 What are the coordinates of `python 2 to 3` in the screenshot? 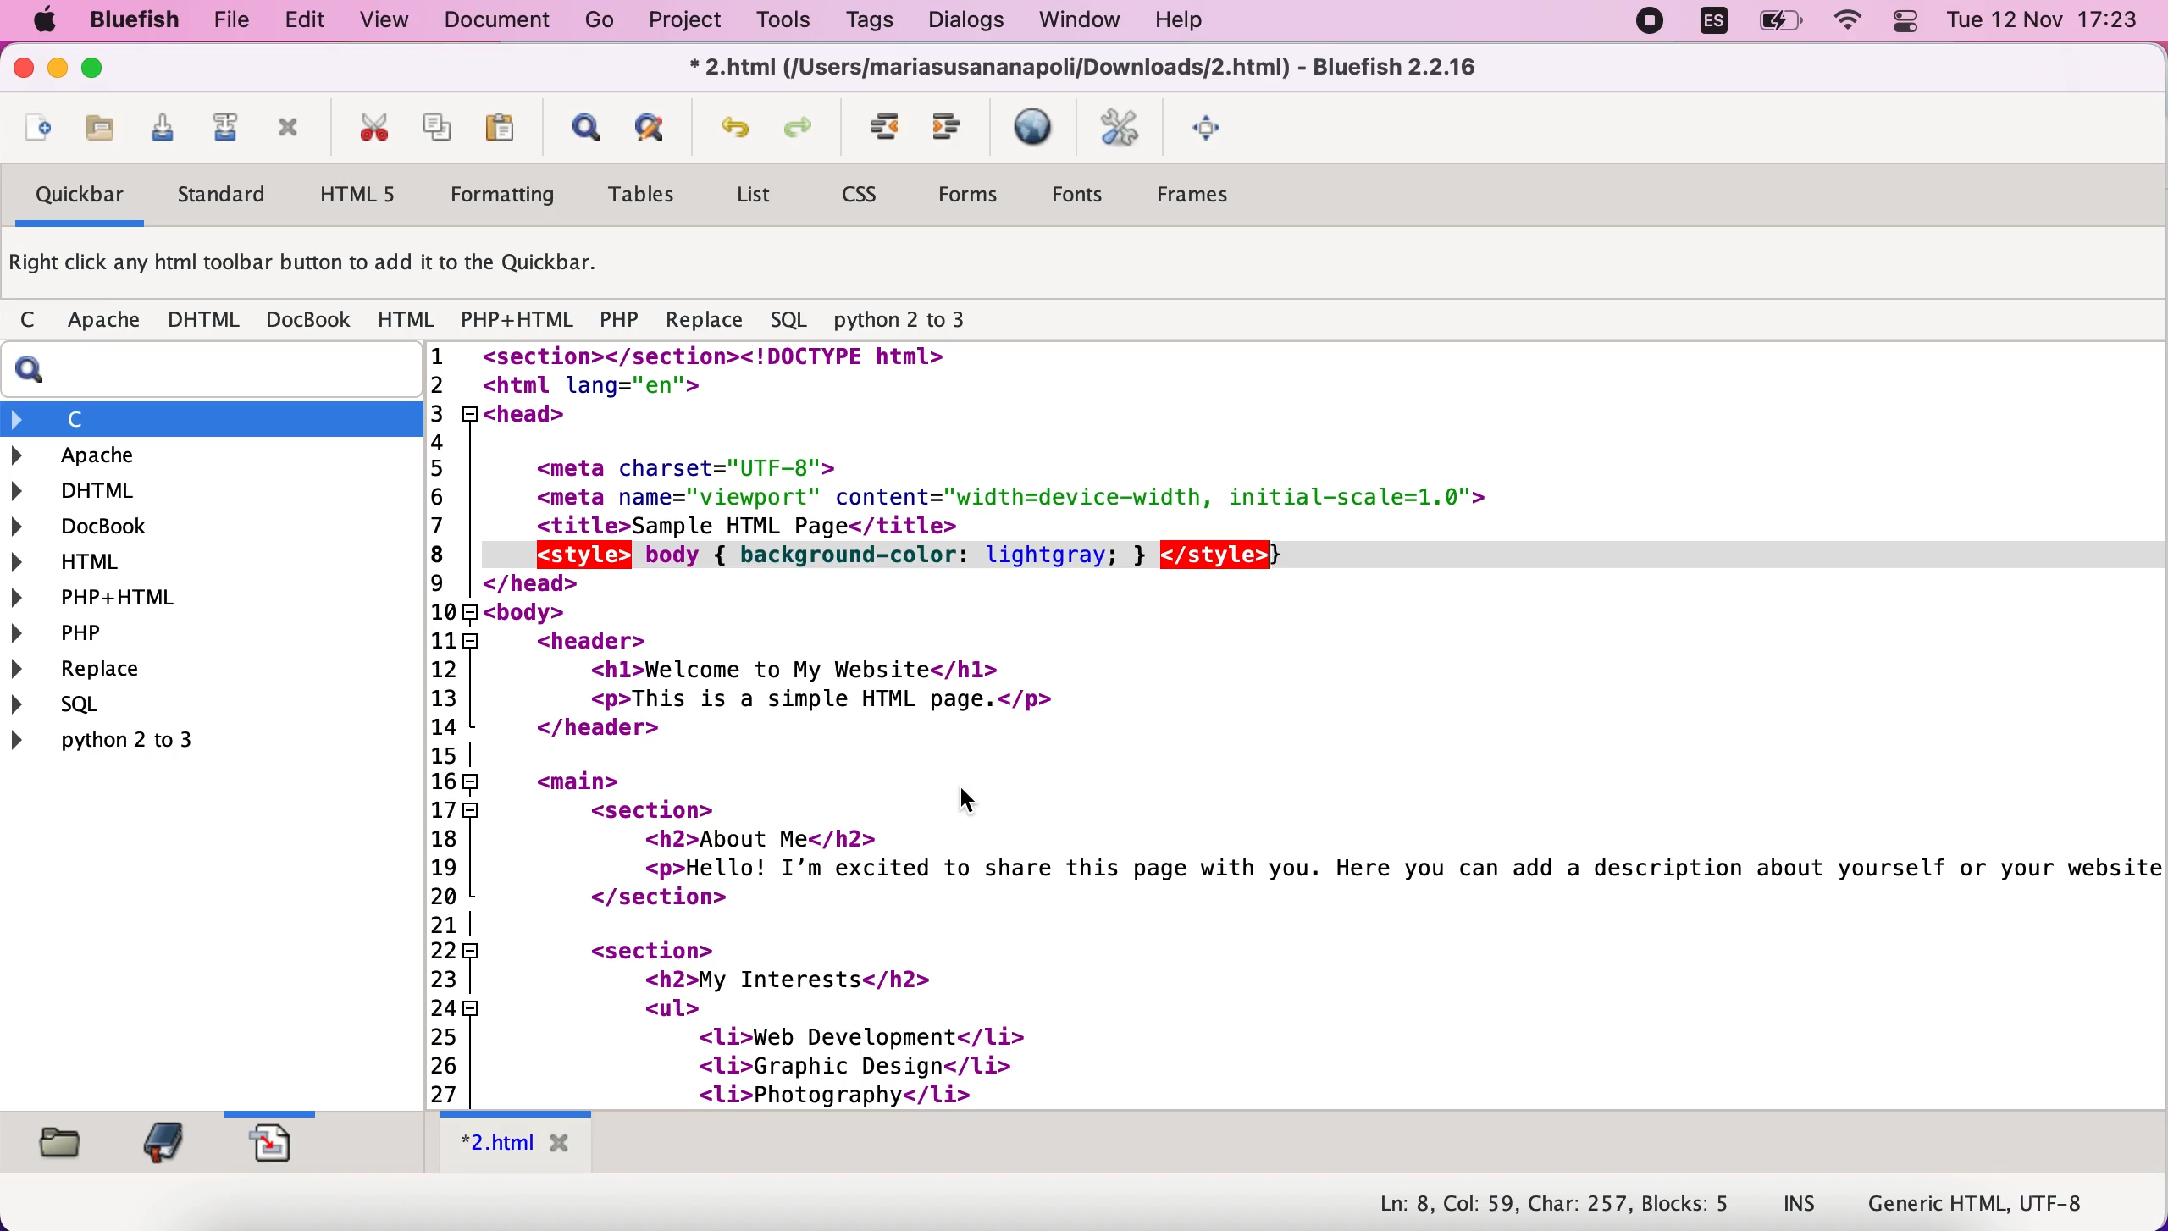 It's located at (180, 744).